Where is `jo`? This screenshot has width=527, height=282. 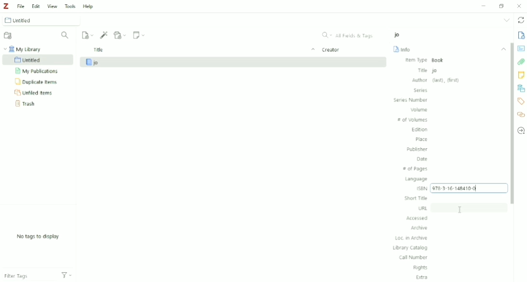
jo is located at coordinates (397, 35).